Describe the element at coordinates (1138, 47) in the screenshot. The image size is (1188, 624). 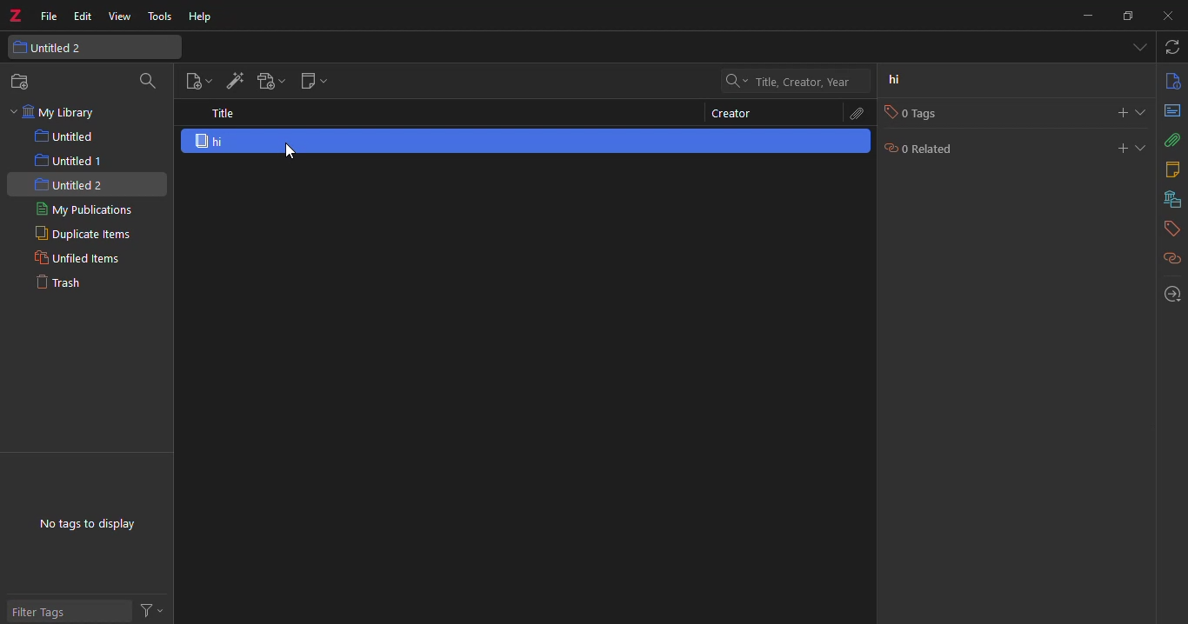
I see `tabs` at that location.